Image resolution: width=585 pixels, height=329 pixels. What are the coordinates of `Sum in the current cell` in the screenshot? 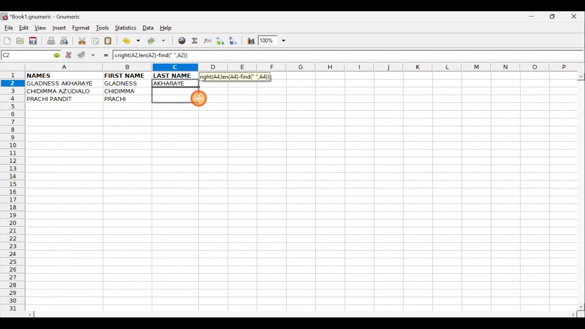 It's located at (197, 41).